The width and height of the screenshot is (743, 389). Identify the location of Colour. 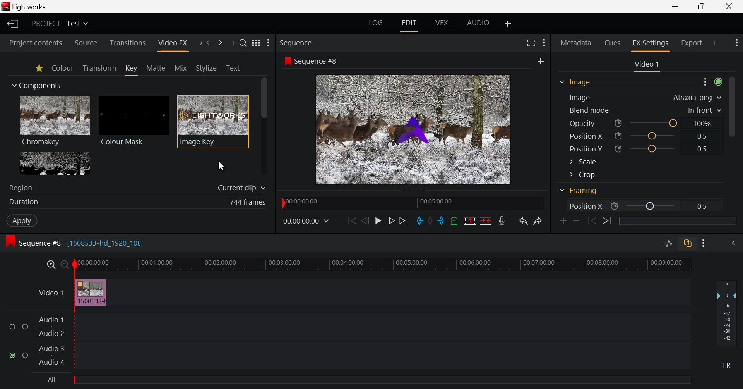
(63, 68).